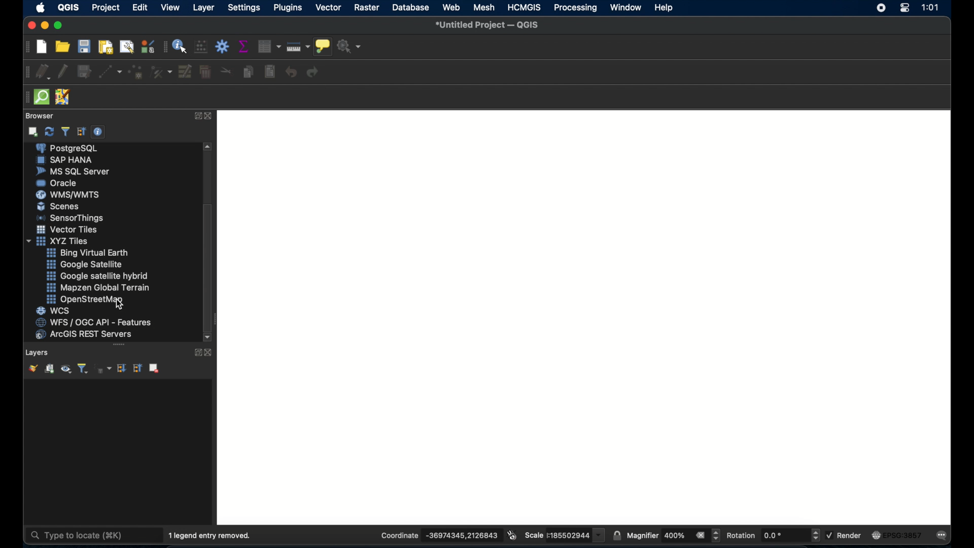 The image size is (974, 548). What do you see at coordinates (33, 132) in the screenshot?
I see `add selected layer` at bounding box center [33, 132].